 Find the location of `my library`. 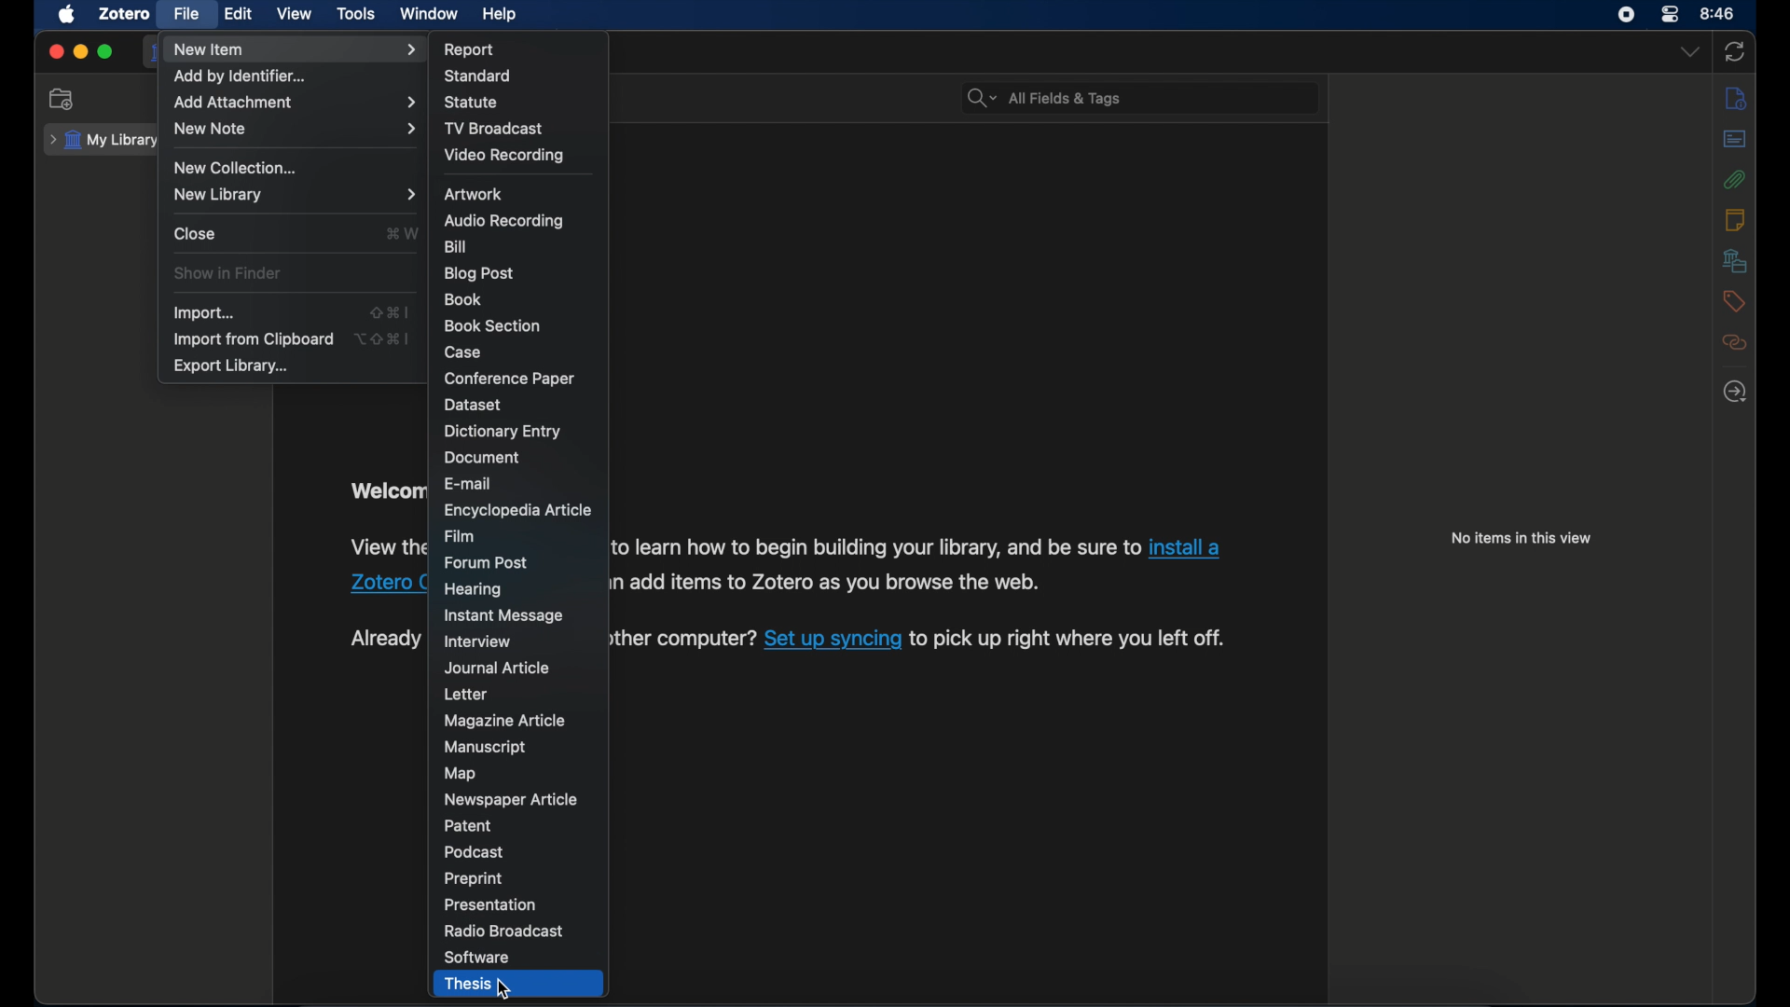

my library is located at coordinates (102, 141).